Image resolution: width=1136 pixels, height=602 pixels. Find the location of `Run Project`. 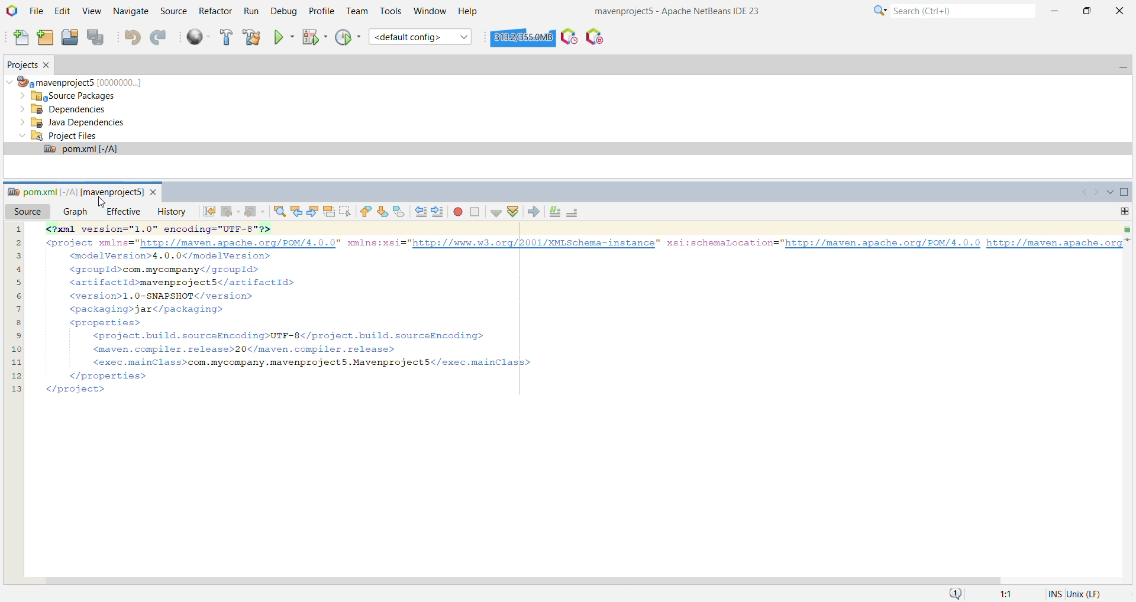

Run Project is located at coordinates (283, 37).